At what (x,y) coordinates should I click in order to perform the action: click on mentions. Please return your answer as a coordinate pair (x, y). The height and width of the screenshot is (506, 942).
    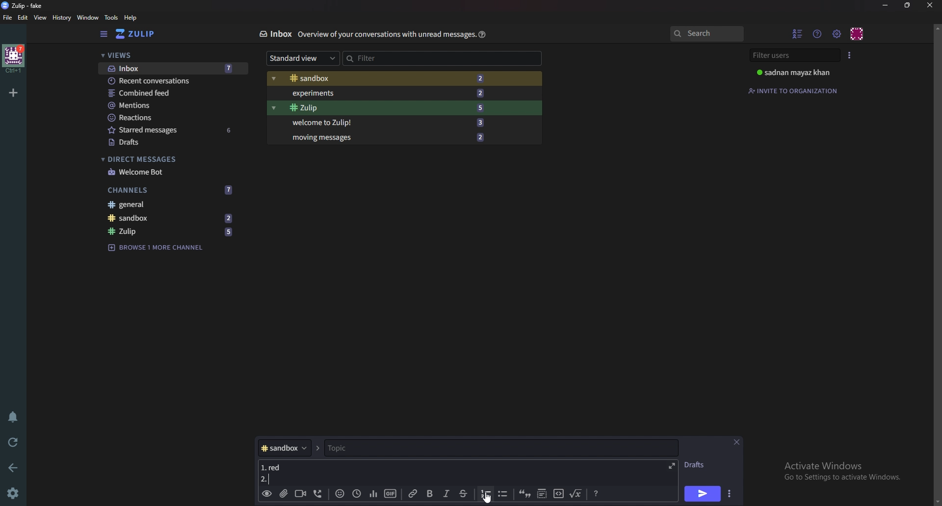
    Looking at the image, I should click on (173, 106).